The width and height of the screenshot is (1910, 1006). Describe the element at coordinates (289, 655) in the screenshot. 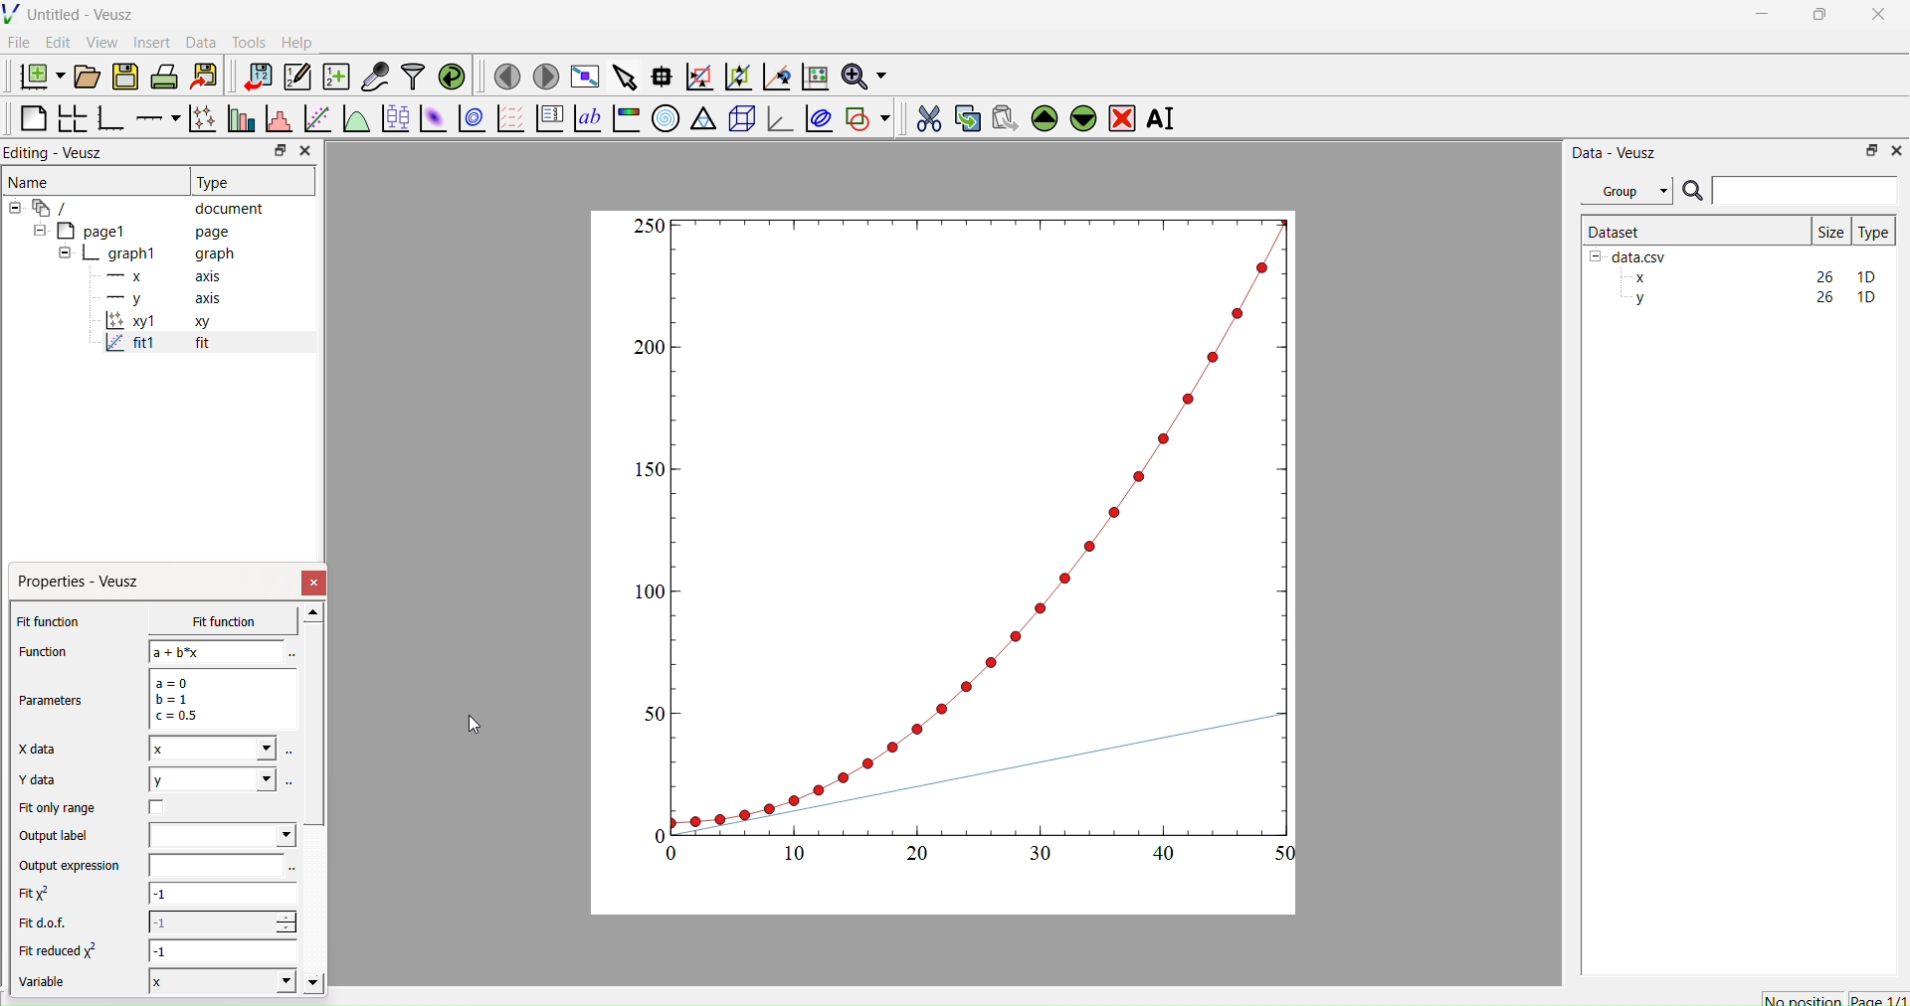

I see `Select using dataset browser` at that location.